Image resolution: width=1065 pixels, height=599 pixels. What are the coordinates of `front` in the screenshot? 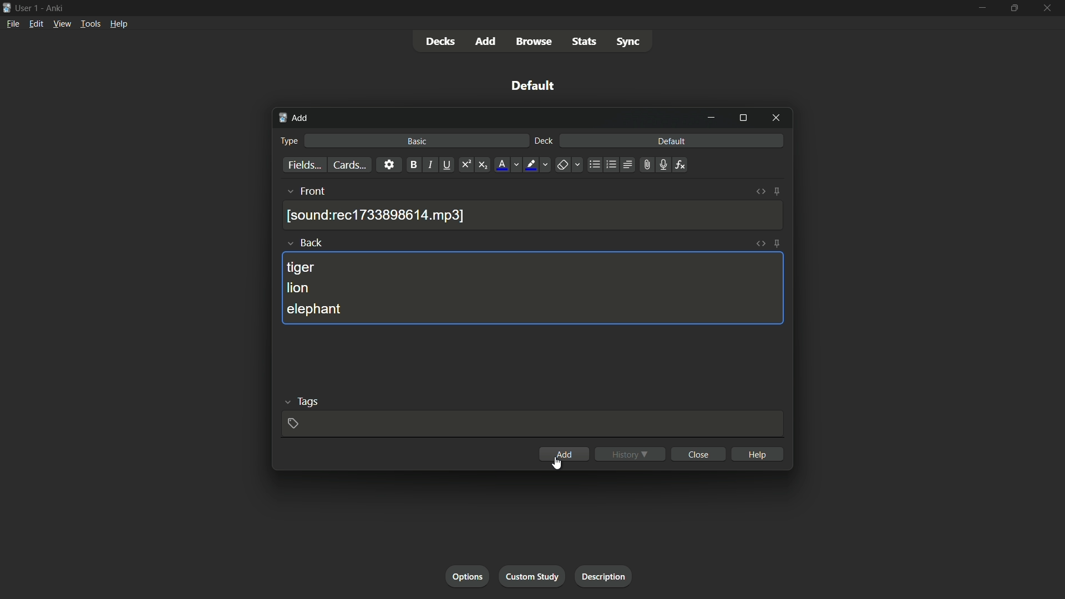 It's located at (314, 191).